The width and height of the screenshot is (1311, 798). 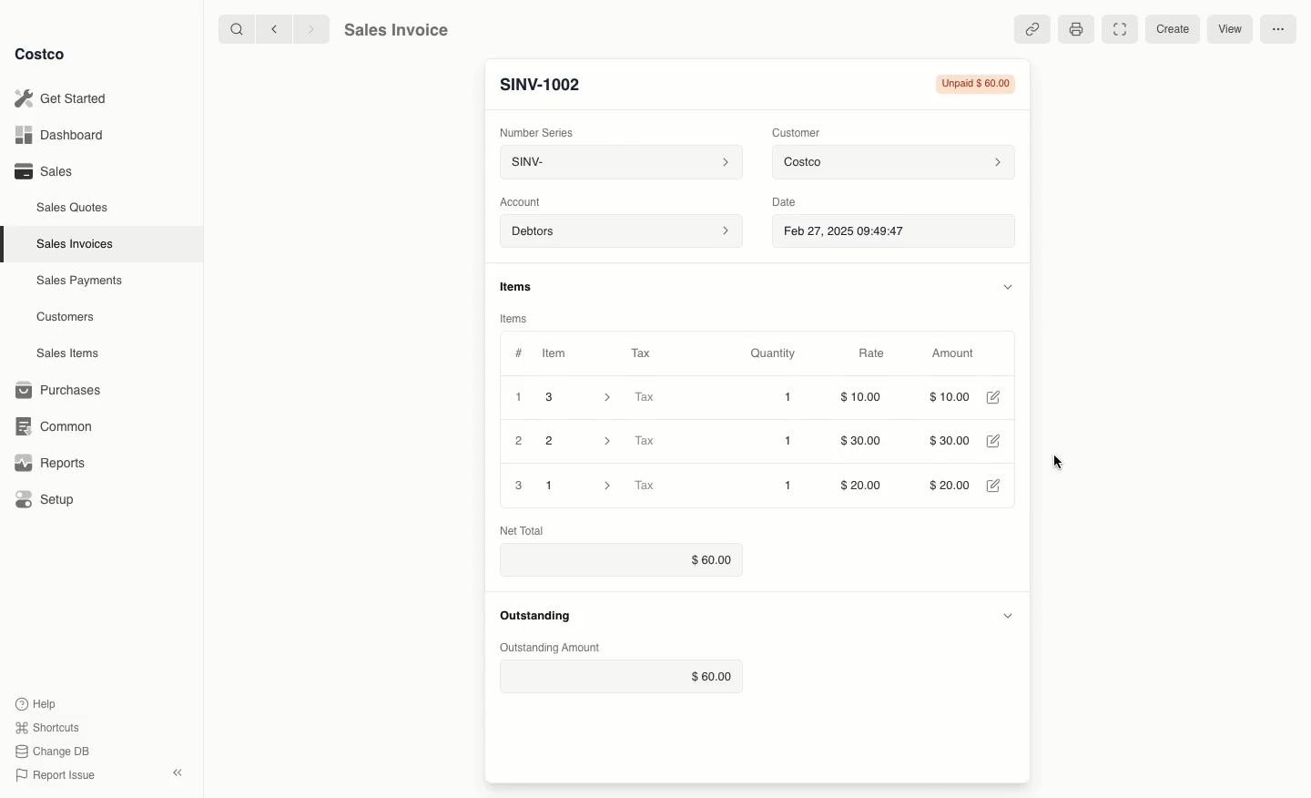 I want to click on Sales, so click(x=42, y=170).